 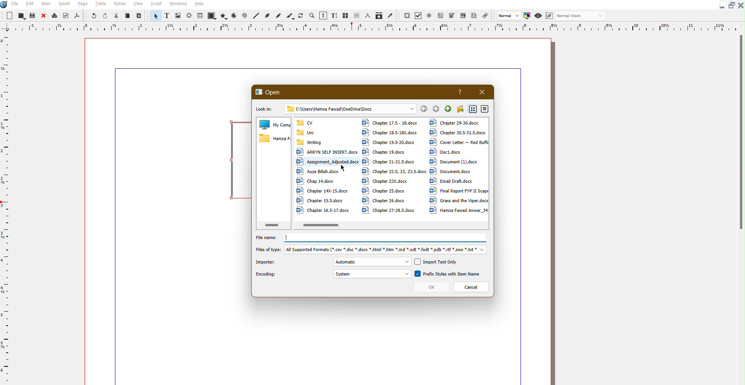 I want to click on Help, so click(x=461, y=92).